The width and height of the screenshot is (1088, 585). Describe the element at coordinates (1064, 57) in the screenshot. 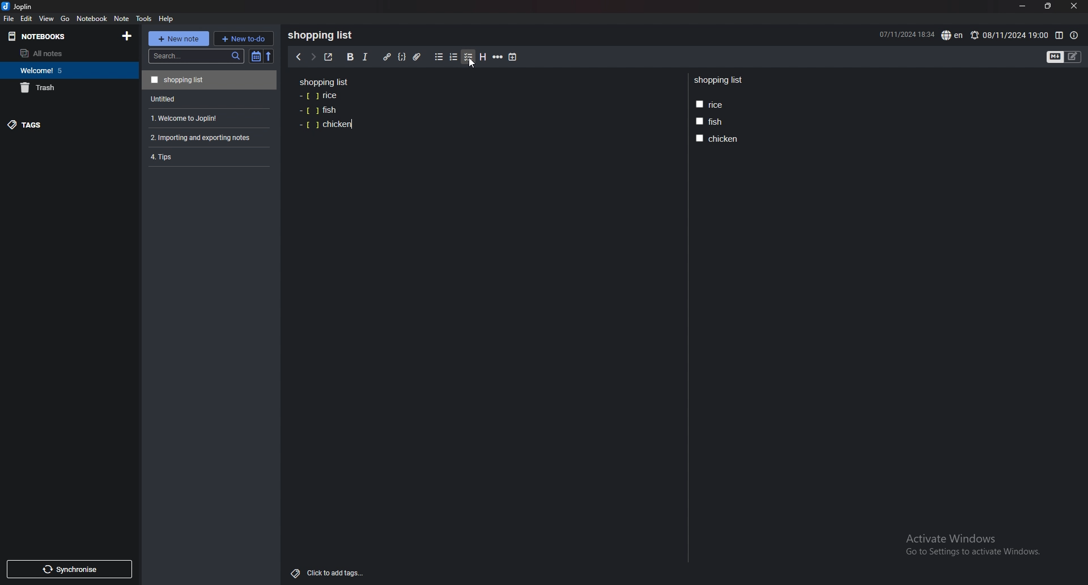

I see `toggle editors` at that location.